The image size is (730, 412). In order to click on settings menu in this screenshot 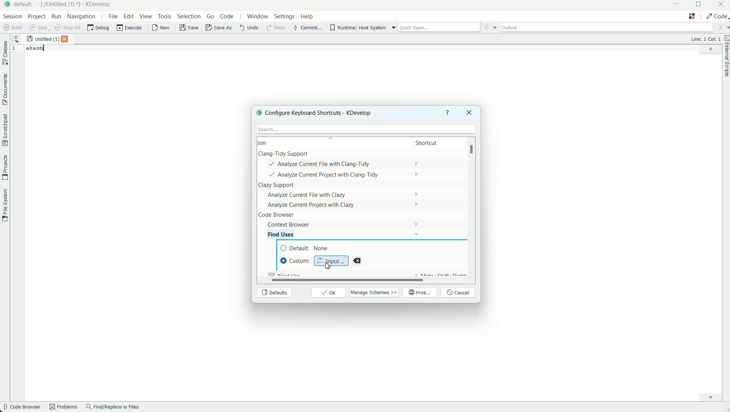, I will do `click(284, 18)`.